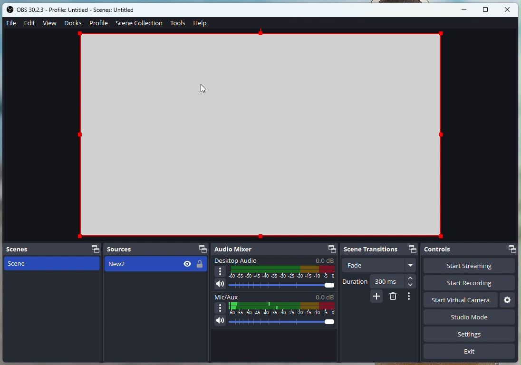 The height and width of the screenshot is (365, 521). What do you see at coordinates (73, 23) in the screenshot?
I see `Docs` at bounding box center [73, 23].